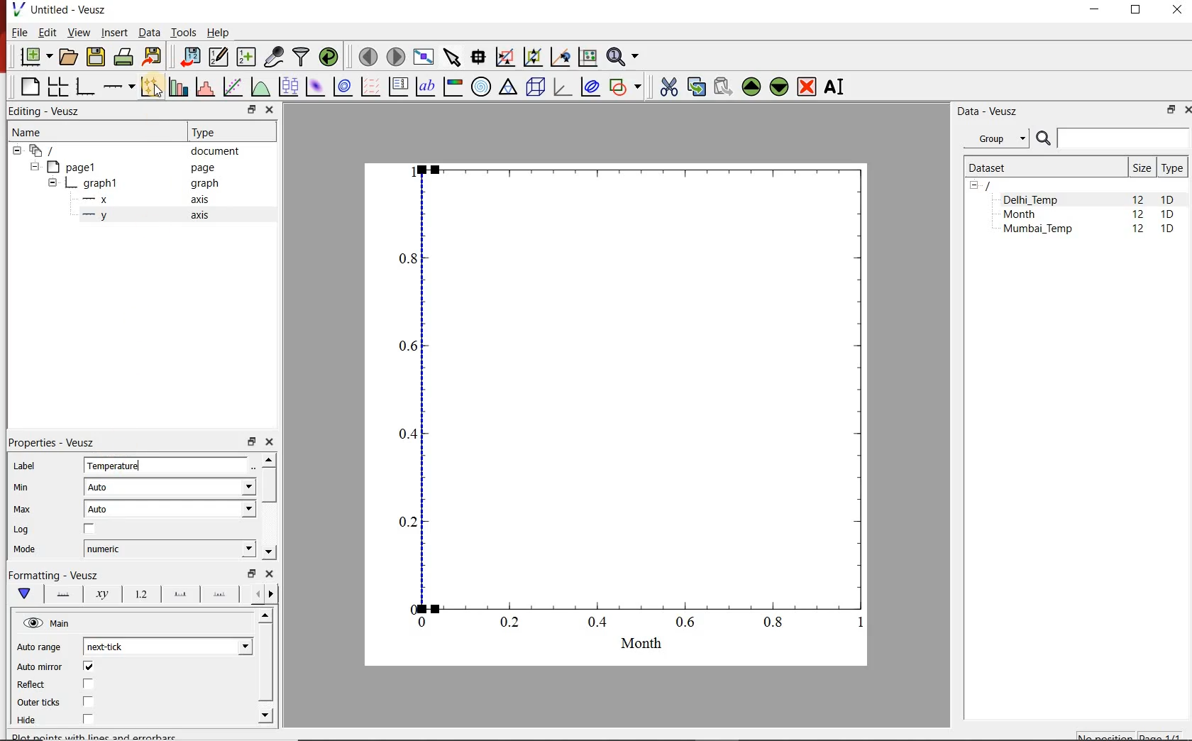 The width and height of the screenshot is (1192, 741). I want to click on view plot full screen, so click(424, 57).